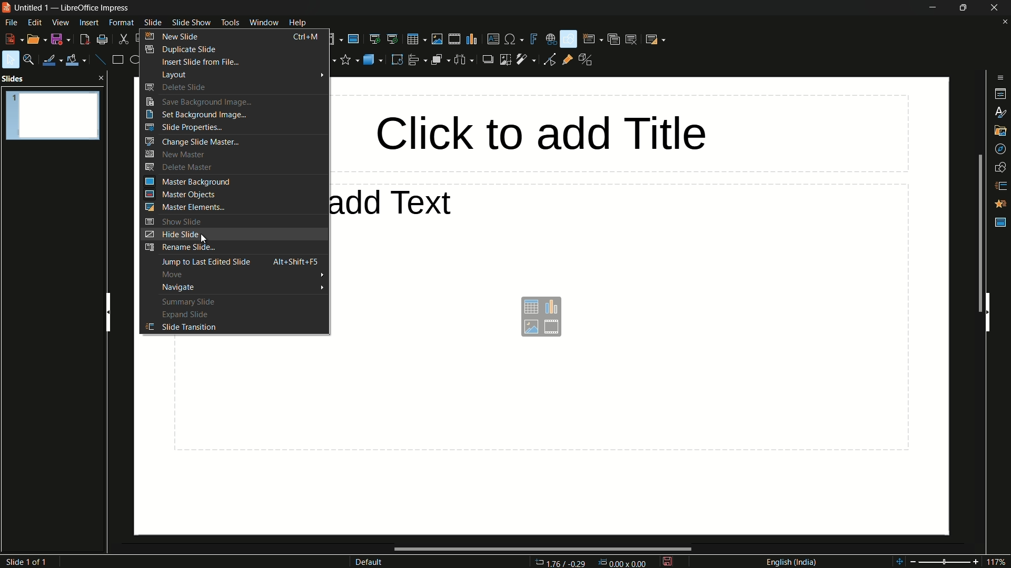 This screenshot has height=568, width=1011. Describe the element at coordinates (507, 60) in the screenshot. I see `crop image` at that location.